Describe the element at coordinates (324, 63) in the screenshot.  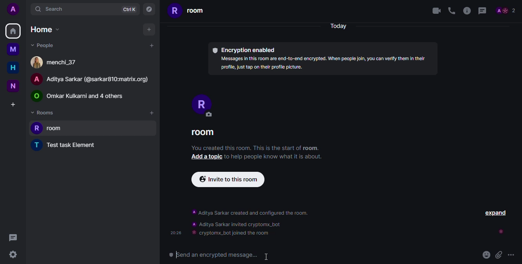
I see `Messages in the room are end-to-end encrypted. When people join, you can verify them in their profile, just tap on their profile.` at that location.